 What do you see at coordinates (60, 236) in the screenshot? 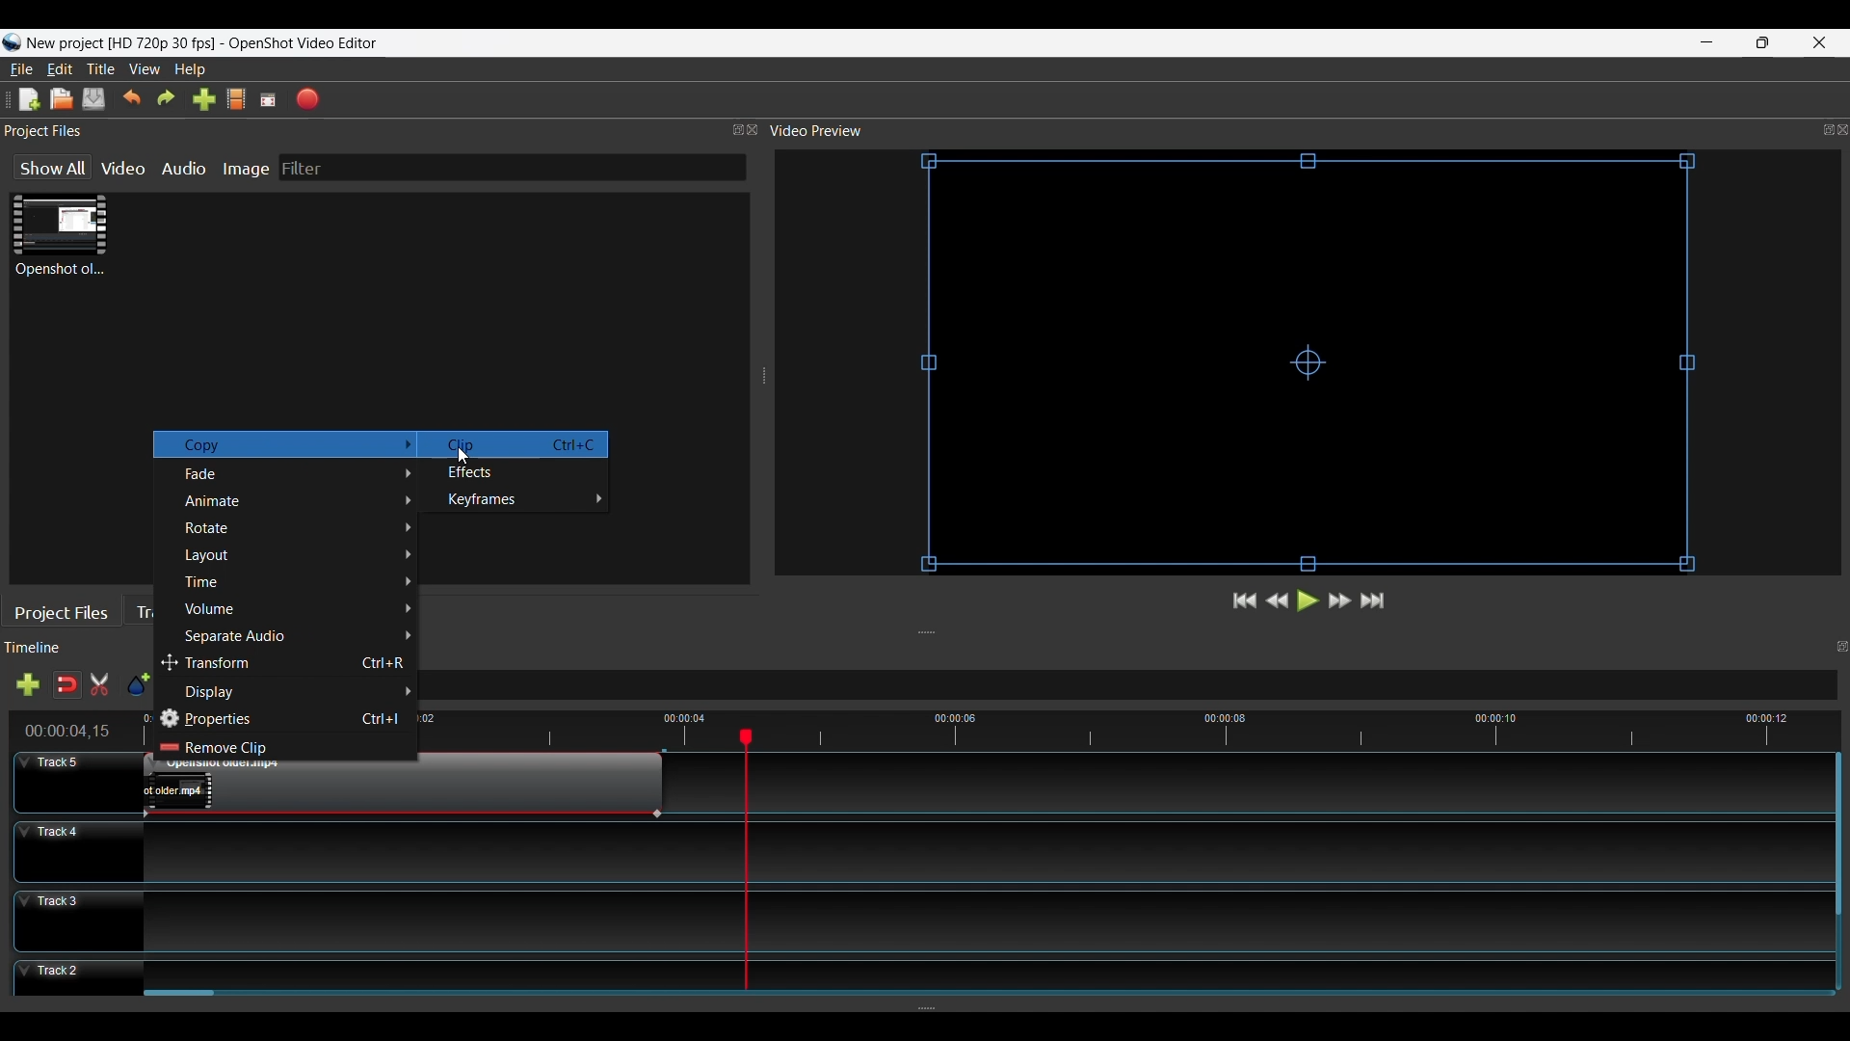
I see `Clip` at bounding box center [60, 236].